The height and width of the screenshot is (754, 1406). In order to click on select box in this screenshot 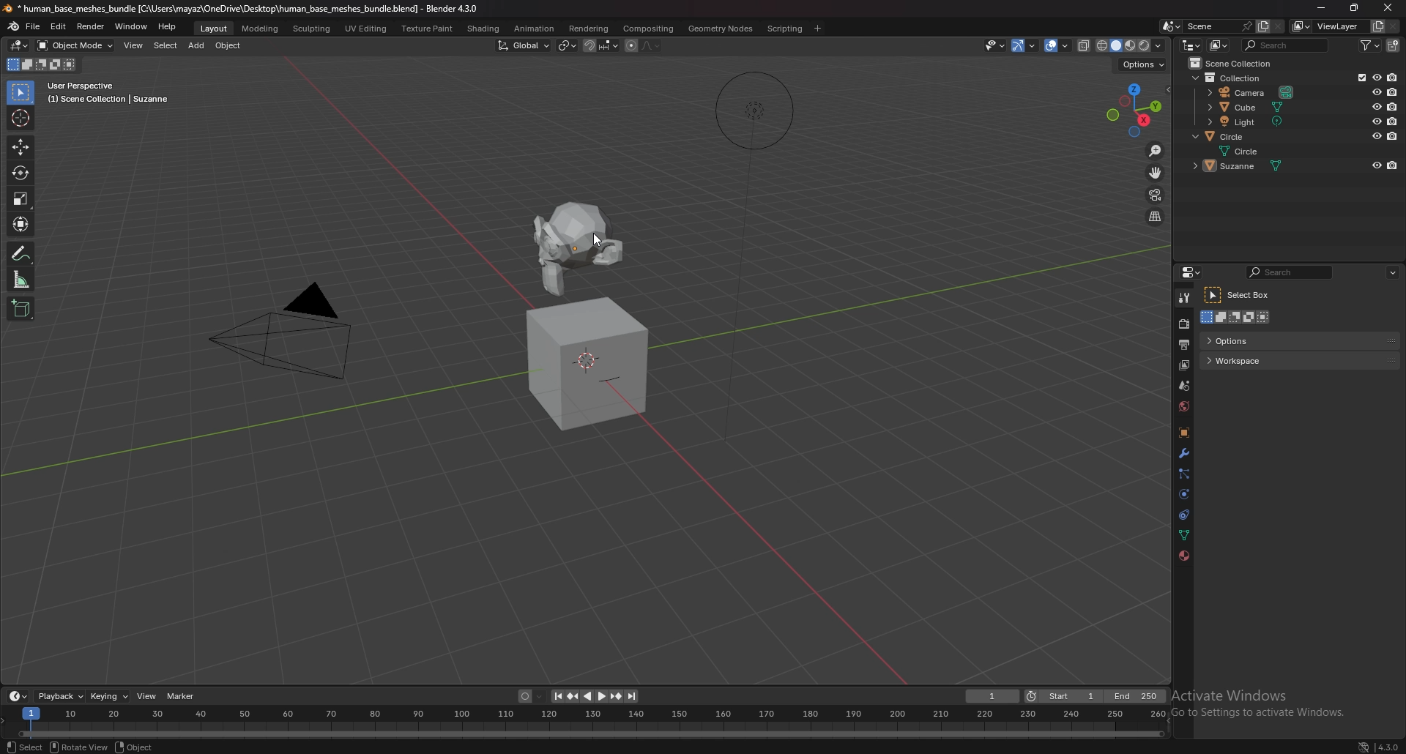, I will do `click(1243, 296)`.